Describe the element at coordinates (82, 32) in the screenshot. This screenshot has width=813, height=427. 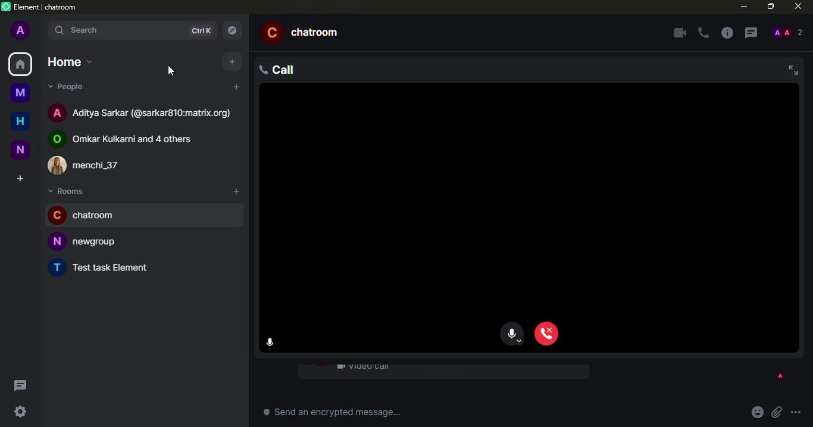
I see `search` at that location.